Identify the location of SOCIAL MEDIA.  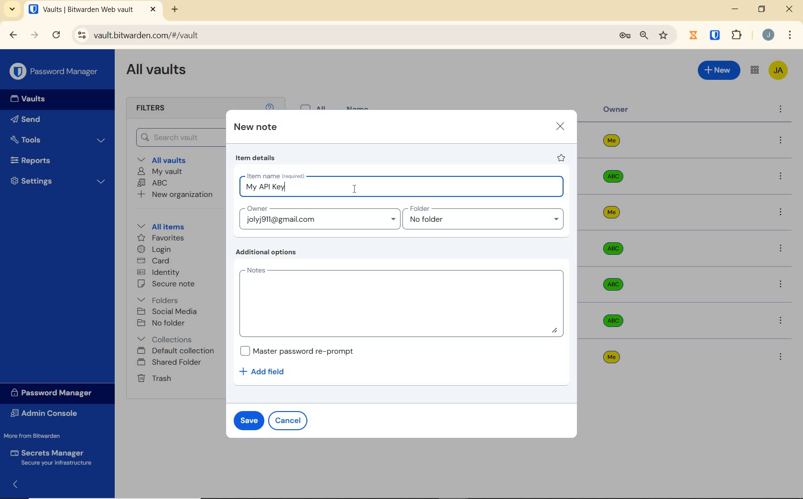
(169, 312).